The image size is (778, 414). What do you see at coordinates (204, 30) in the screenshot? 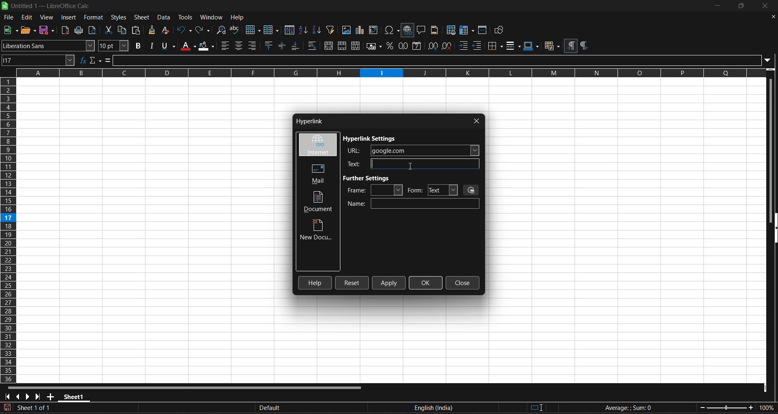
I see `redo` at bounding box center [204, 30].